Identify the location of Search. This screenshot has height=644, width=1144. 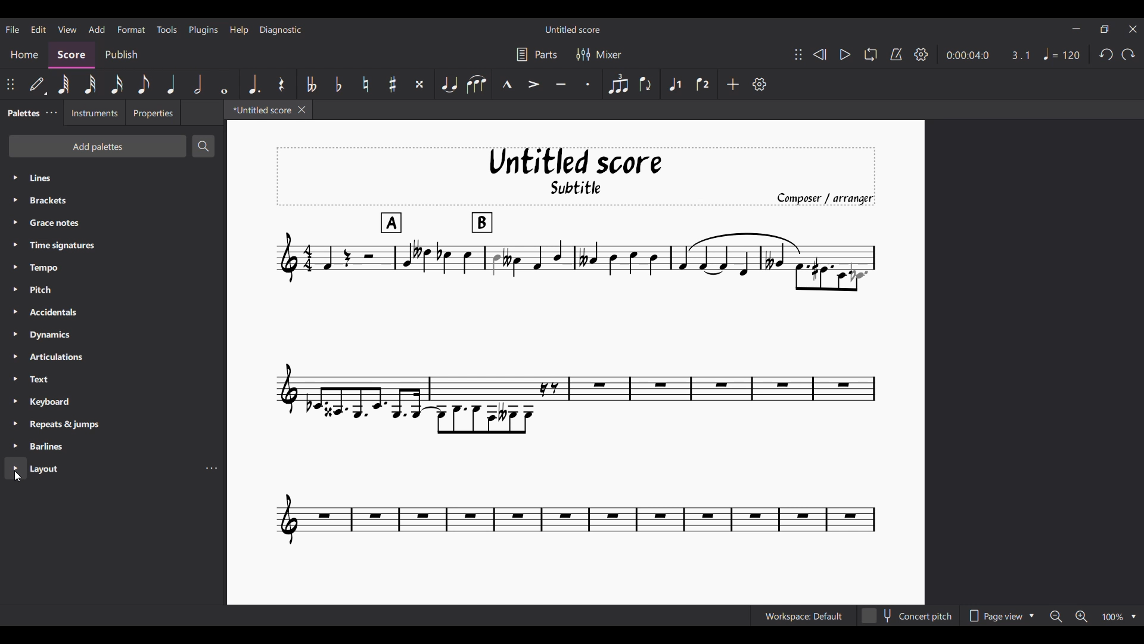
(202, 146).